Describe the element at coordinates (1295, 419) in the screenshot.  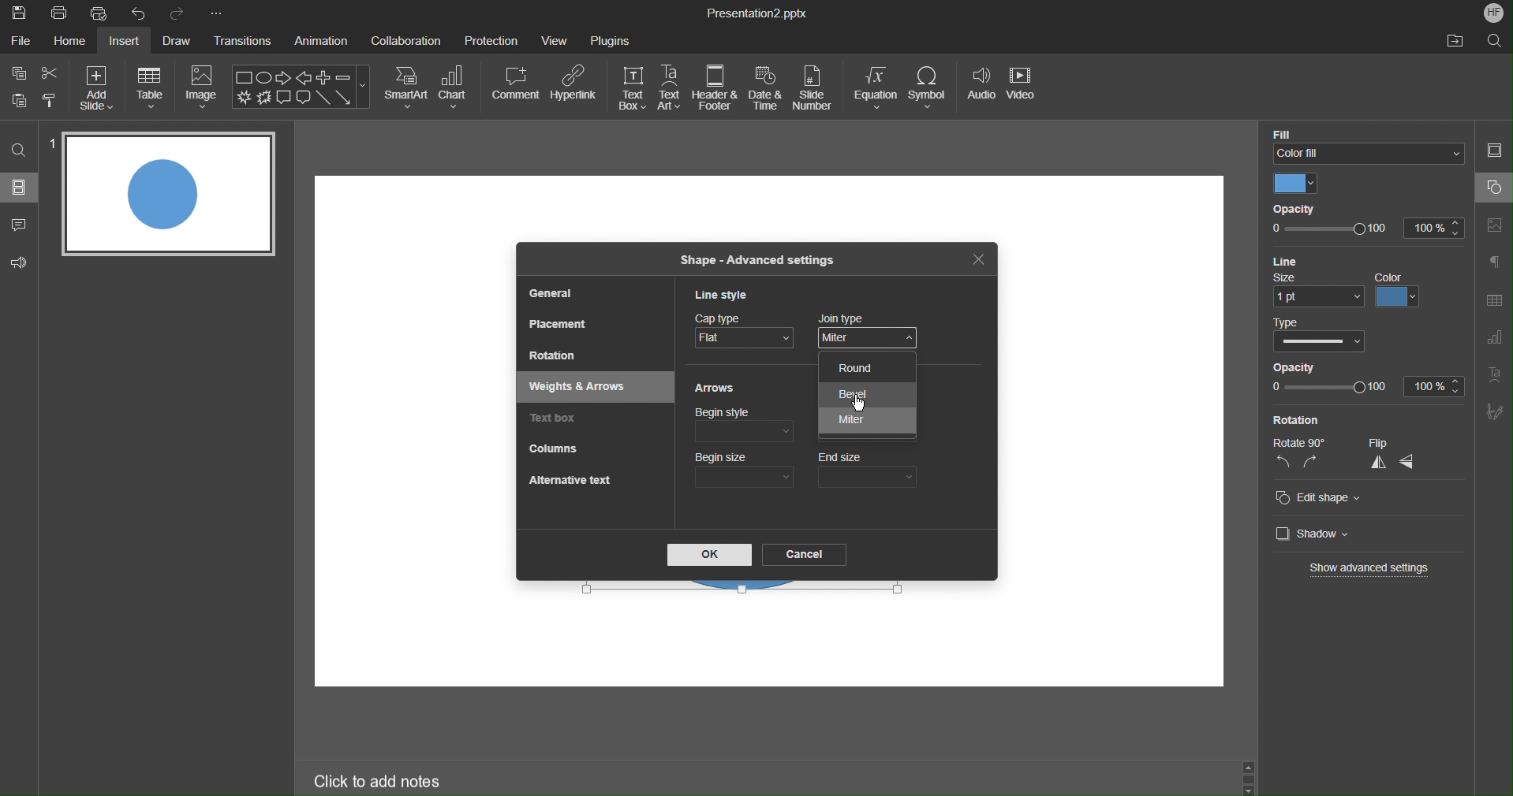
I see `Rotation` at that location.